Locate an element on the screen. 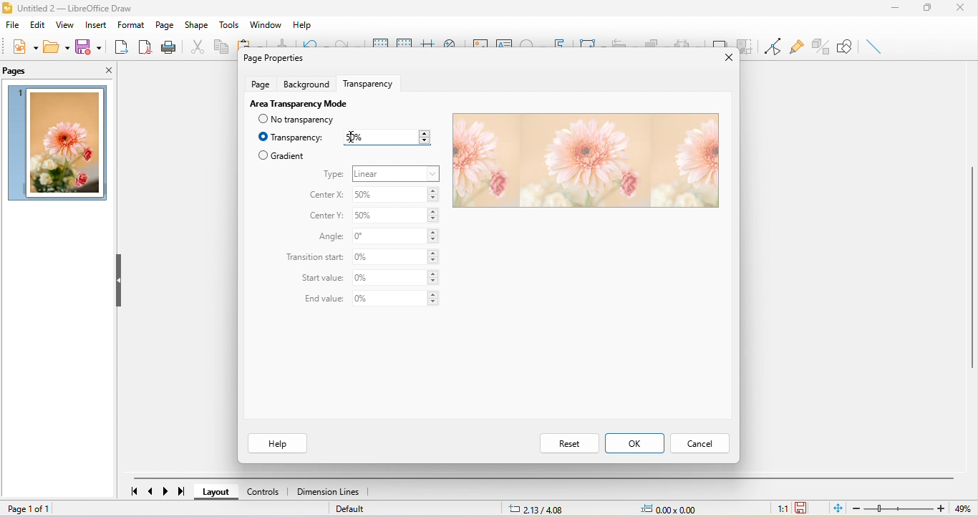 The width and height of the screenshot is (978, 517). end value is located at coordinates (320, 299).